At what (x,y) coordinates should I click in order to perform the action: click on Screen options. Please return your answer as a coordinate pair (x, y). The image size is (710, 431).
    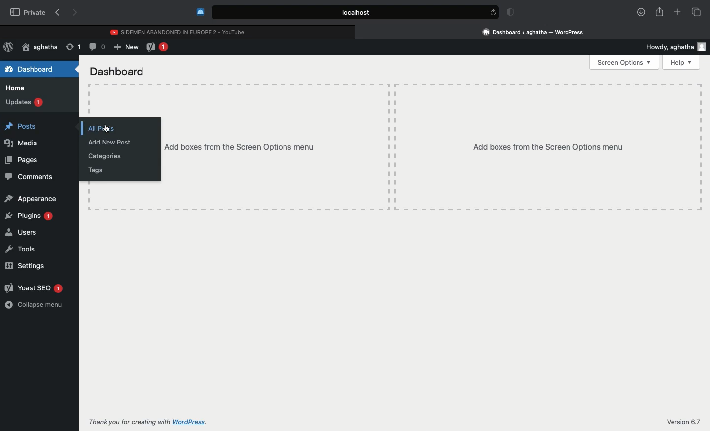
    Looking at the image, I should click on (626, 62).